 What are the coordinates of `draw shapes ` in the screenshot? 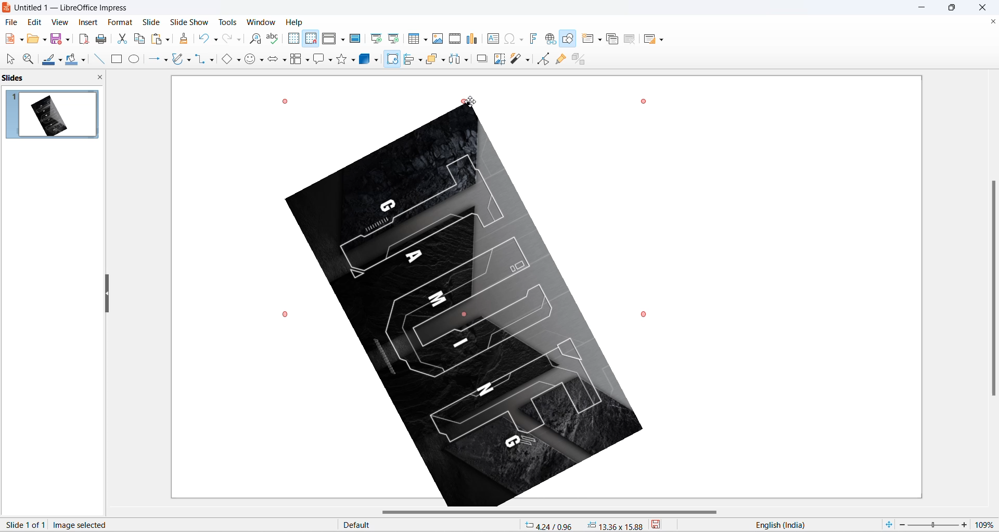 It's located at (569, 39).